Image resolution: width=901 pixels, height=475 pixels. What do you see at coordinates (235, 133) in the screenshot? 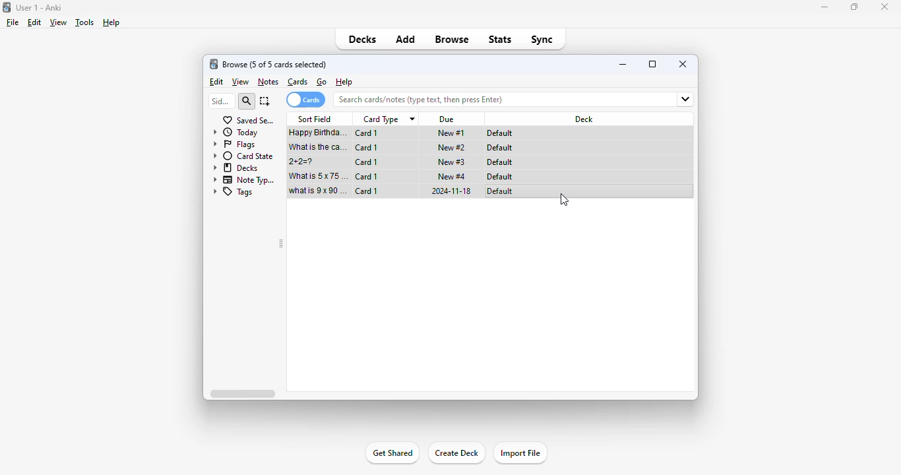
I see `today` at bounding box center [235, 133].